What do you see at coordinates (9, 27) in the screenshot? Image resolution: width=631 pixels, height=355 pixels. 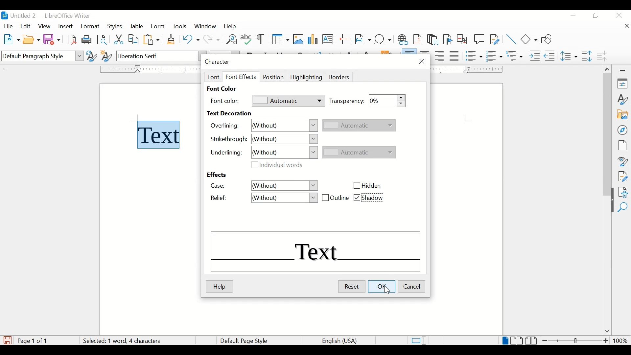 I see `fiel` at bounding box center [9, 27].